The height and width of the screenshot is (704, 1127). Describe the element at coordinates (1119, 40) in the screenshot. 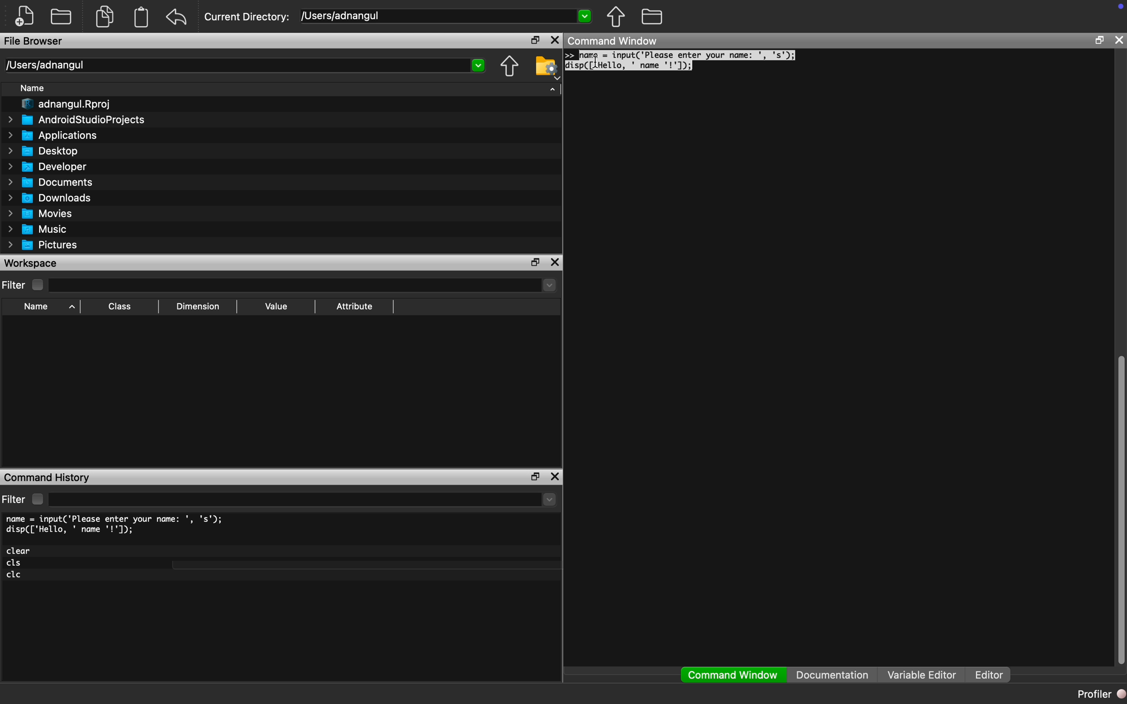

I see `close` at that location.